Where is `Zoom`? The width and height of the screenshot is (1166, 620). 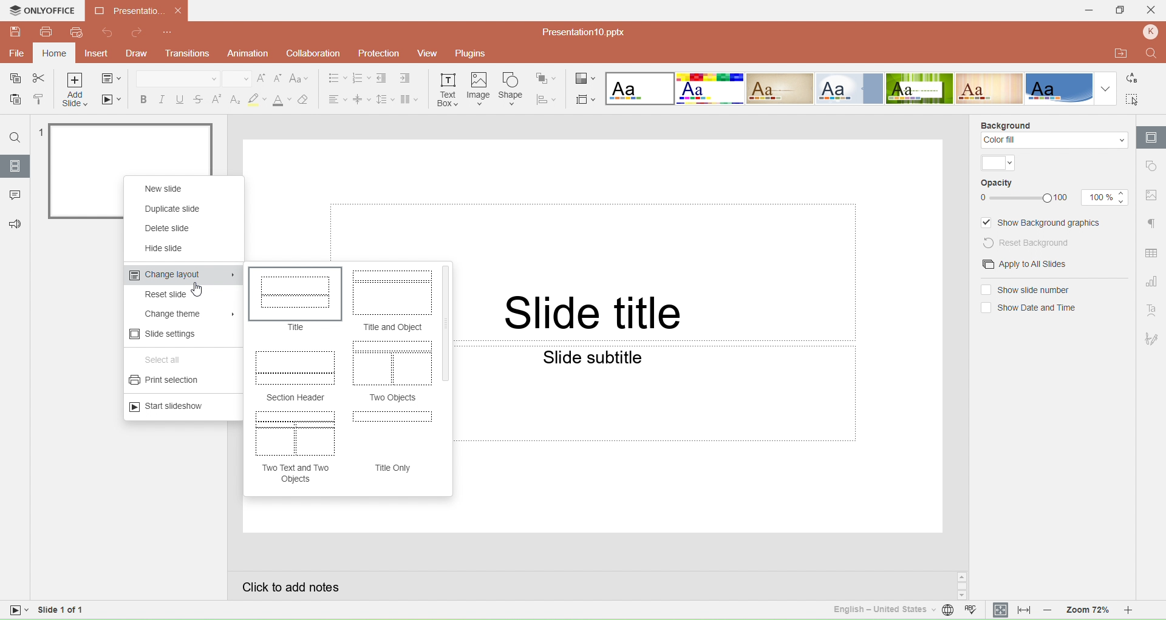
Zoom is located at coordinates (1085, 611).